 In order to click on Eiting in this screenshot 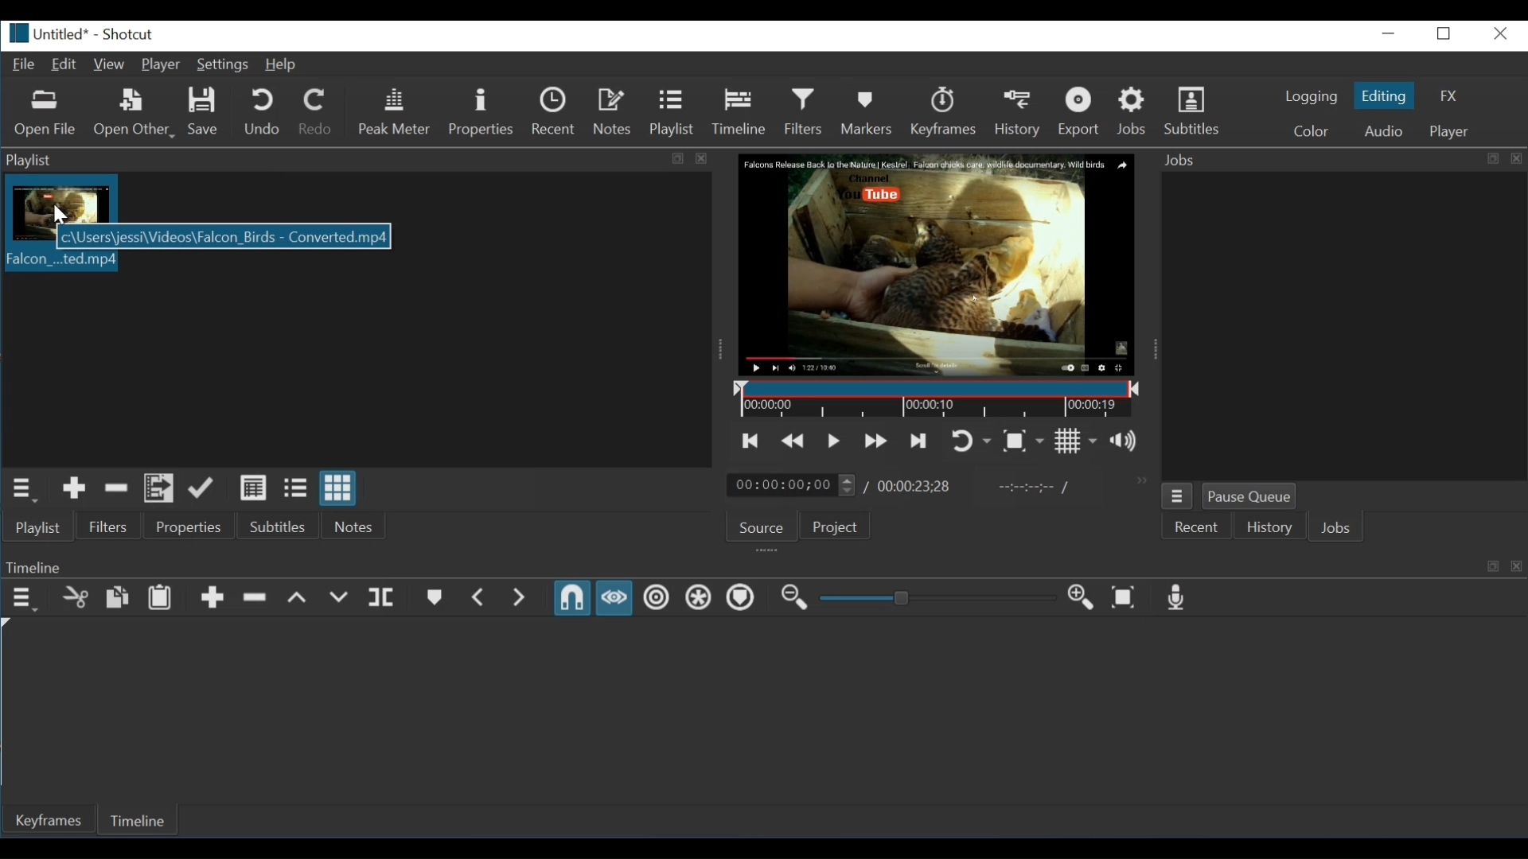, I will do `click(1382, 95)`.